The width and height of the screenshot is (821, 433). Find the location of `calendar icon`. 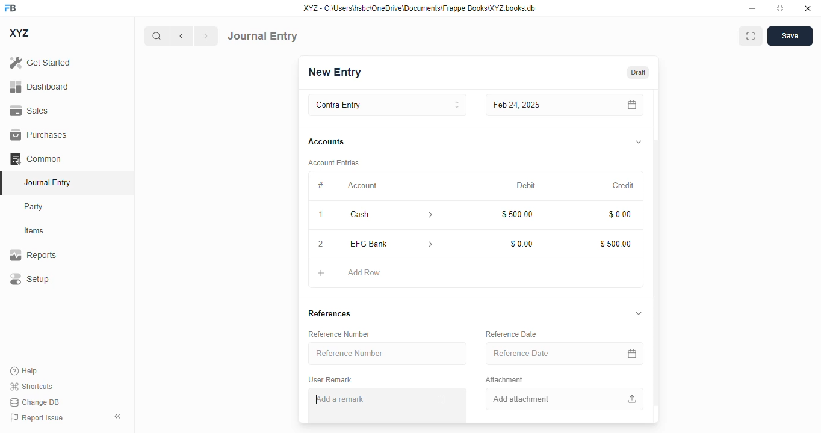

calendar icon is located at coordinates (630, 354).